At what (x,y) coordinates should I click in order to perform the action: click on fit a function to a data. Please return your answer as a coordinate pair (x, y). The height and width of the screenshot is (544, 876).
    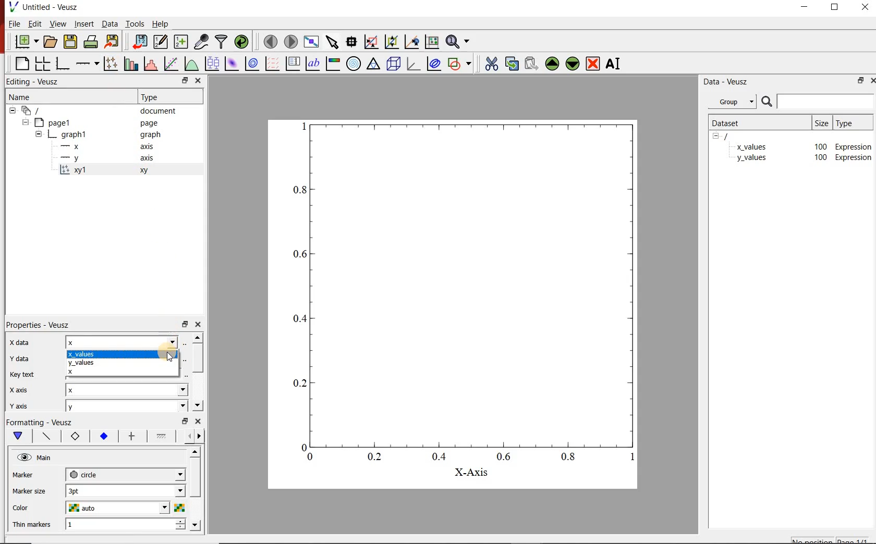
    Looking at the image, I should click on (171, 63).